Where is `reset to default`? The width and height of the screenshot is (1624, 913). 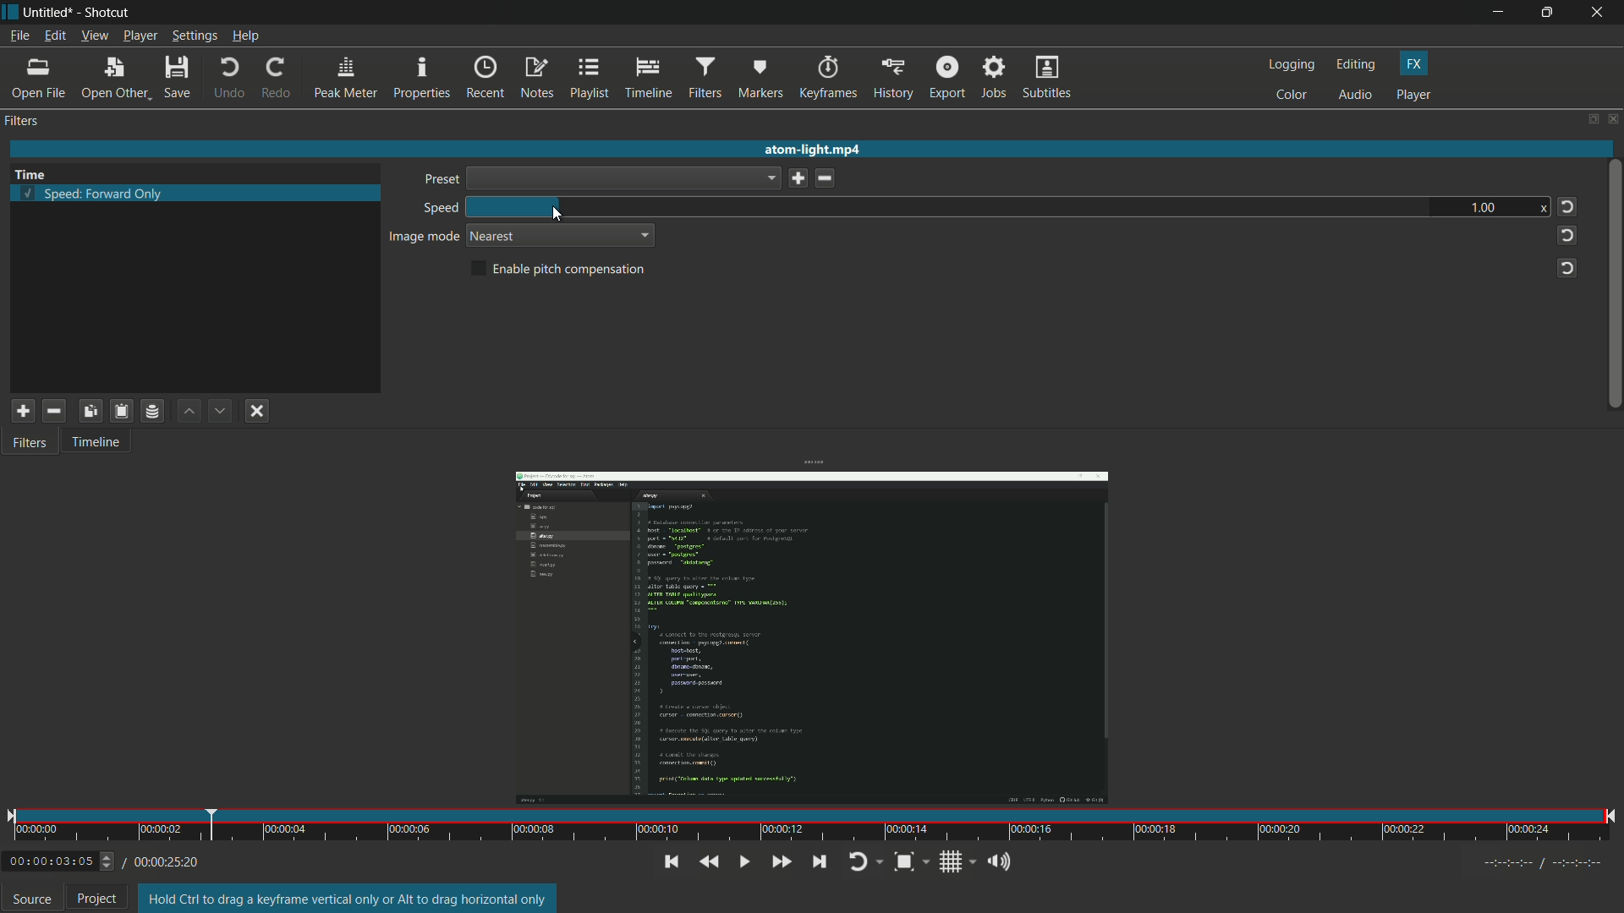
reset to default is located at coordinates (1566, 266).